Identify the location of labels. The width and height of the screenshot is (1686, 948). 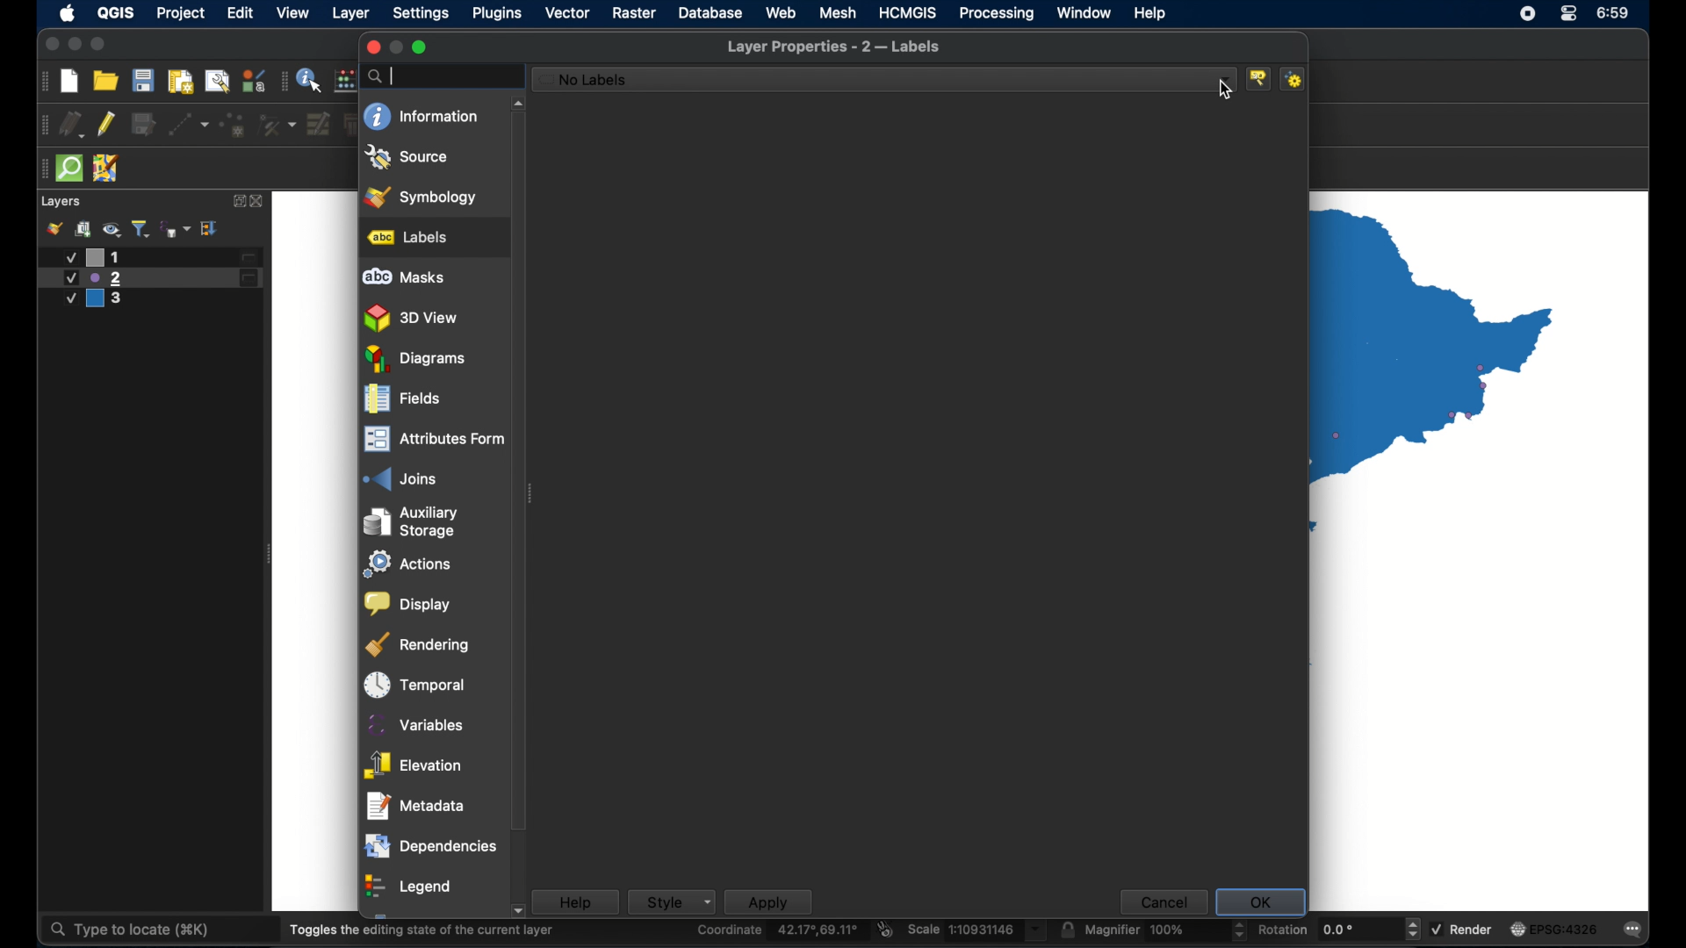
(408, 237).